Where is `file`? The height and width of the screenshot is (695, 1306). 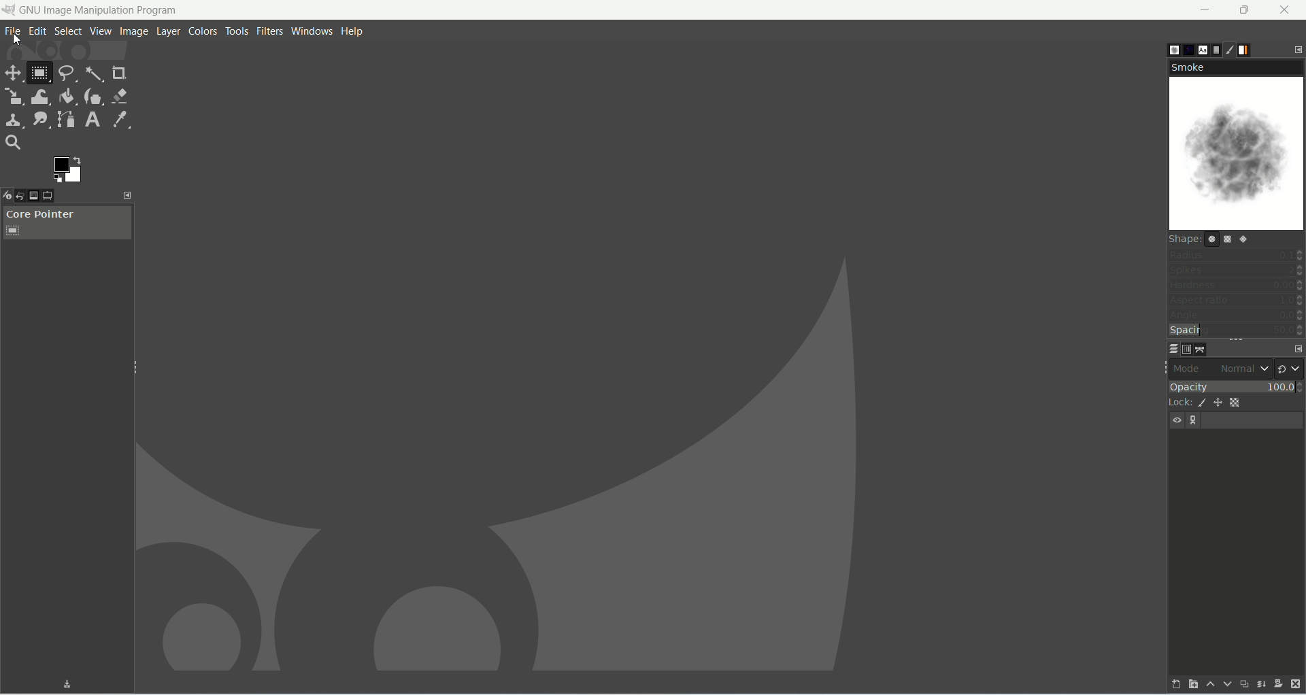 file is located at coordinates (14, 31).